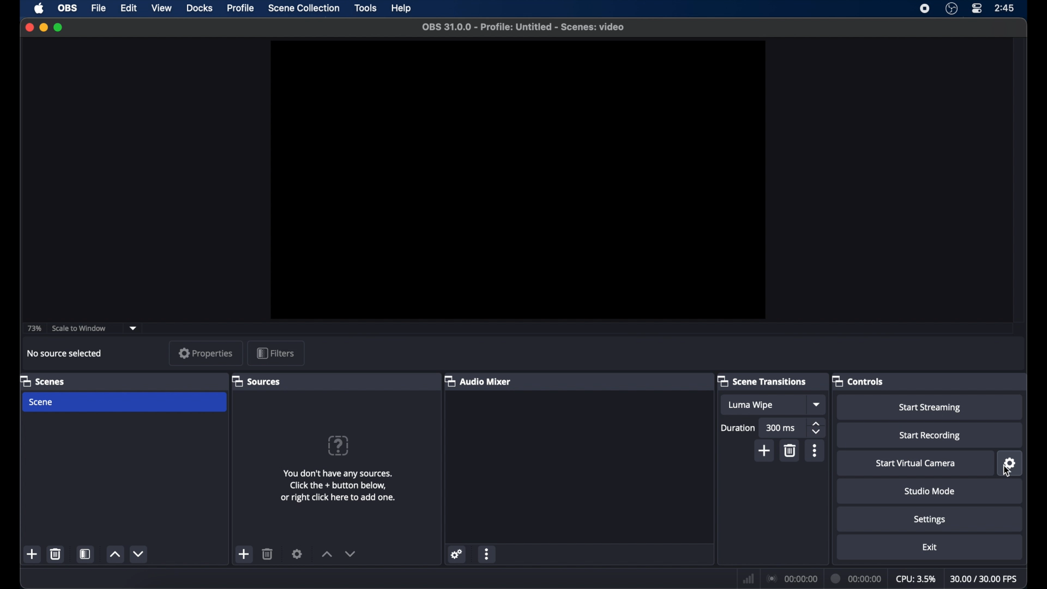  What do you see at coordinates (200, 9) in the screenshot?
I see `docks` at bounding box center [200, 9].